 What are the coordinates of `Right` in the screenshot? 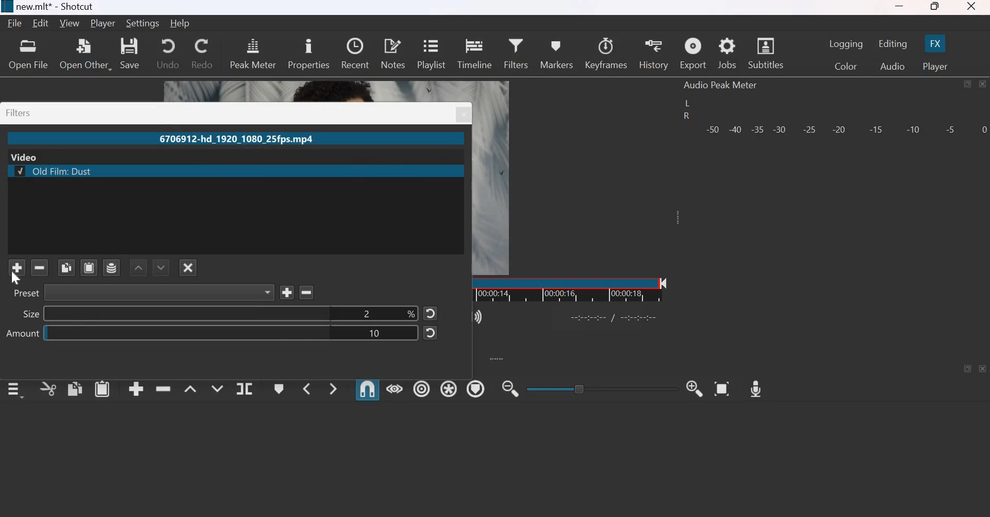 It's located at (685, 117).